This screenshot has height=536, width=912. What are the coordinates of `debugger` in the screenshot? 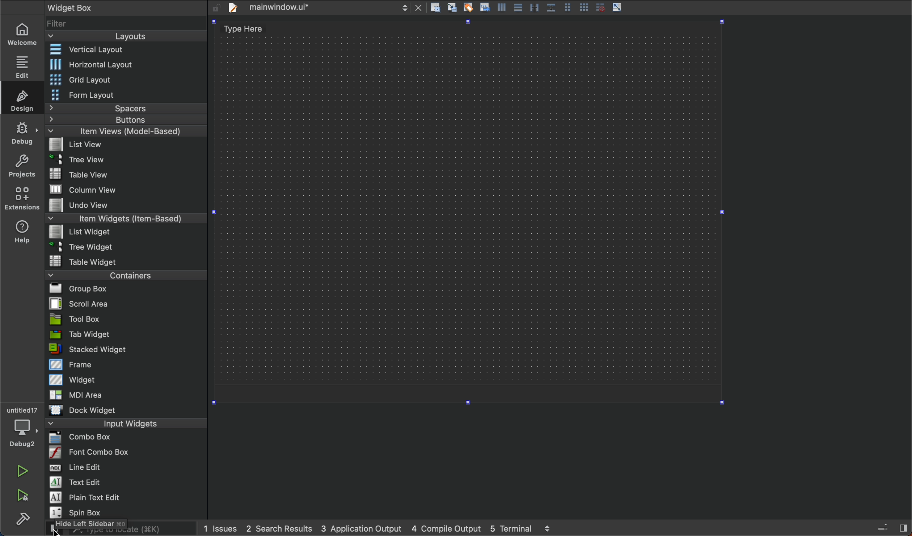 It's located at (22, 426).